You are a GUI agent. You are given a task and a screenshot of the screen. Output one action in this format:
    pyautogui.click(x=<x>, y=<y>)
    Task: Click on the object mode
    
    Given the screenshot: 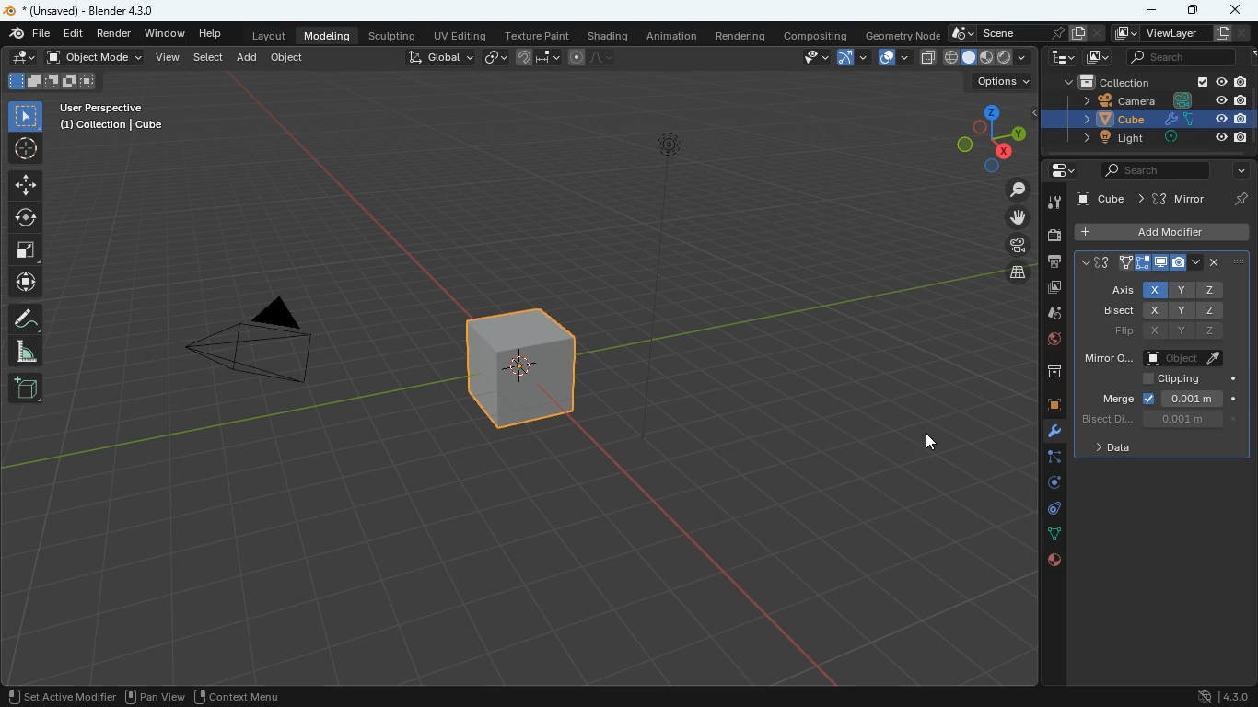 What is the action you would take?
    pyautogui.click(x=97, y=59)
    